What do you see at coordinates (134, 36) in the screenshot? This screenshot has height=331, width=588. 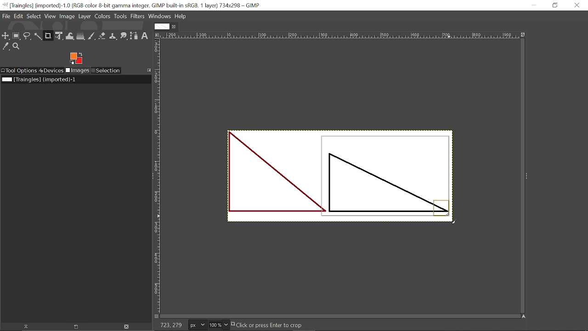 I see `Paths tool` at bounding box center [134, 36].